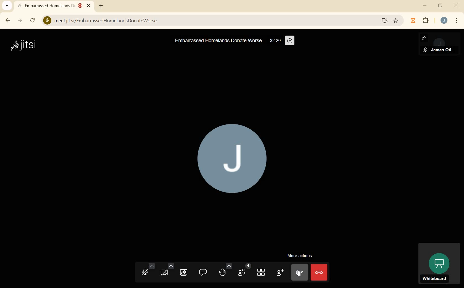 This screenshot has height=288, width=464. I want to click on participants, so click(244, 271).